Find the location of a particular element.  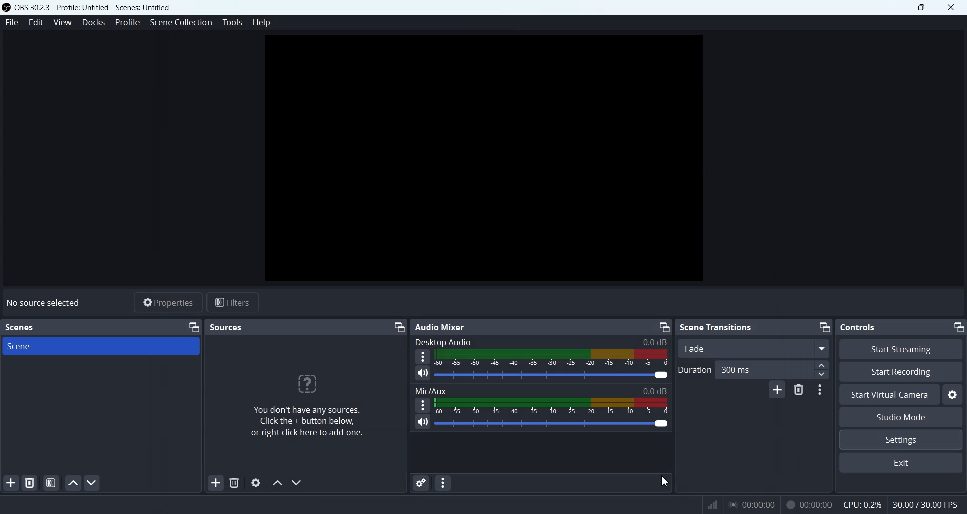

Minimize is located at coordinates (958, 326).